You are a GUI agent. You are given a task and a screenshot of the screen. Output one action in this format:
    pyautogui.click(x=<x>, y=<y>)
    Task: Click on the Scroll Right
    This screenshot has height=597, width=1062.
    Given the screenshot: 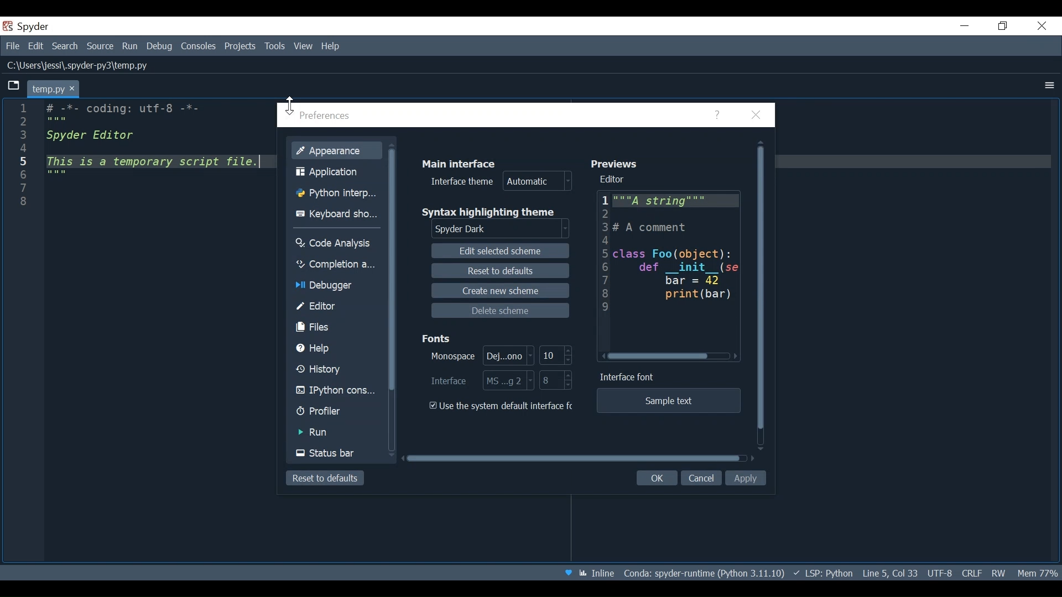 What is the action you would take?
    pyautogui.click(x=735, y=357)
    